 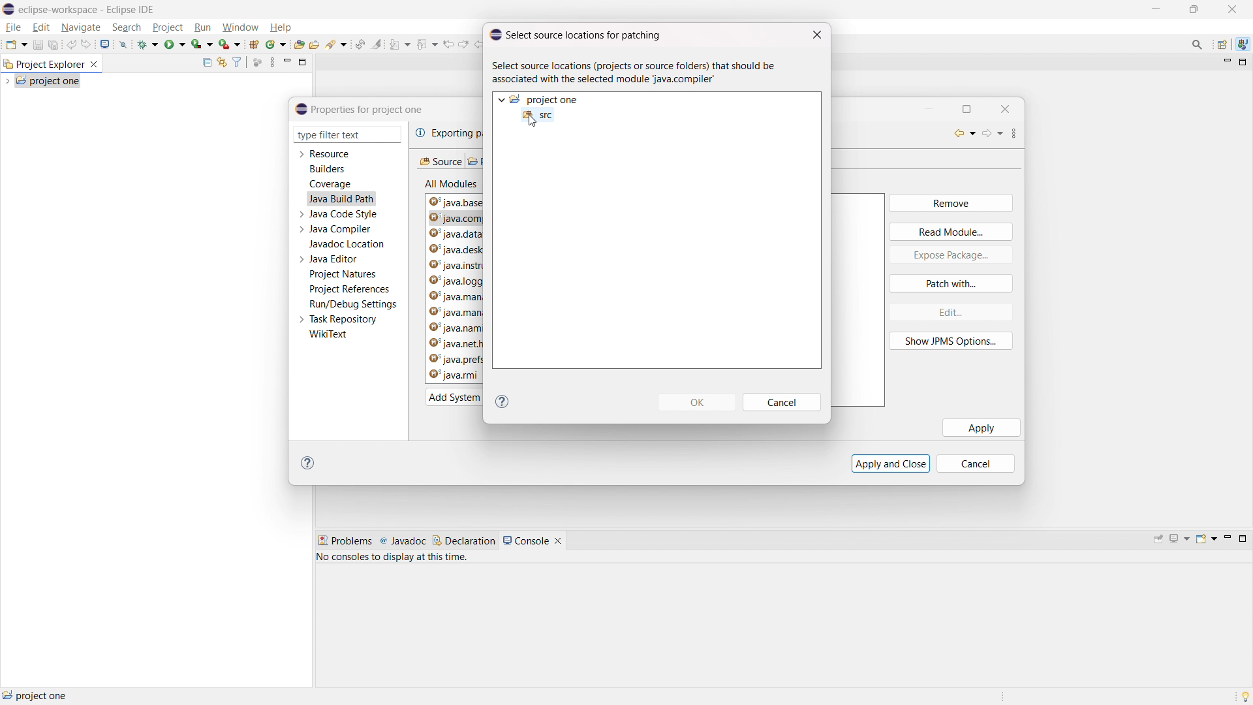 What do you see at coordinates (38, 44) in the screenshot?
I see `save` at bounding box center [38, 44].